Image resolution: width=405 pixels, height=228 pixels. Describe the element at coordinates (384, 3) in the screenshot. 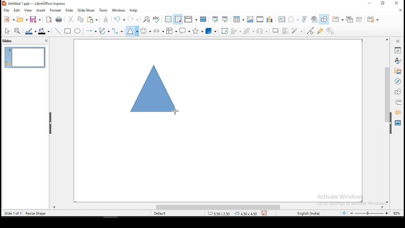

I see `maximize` at that location.